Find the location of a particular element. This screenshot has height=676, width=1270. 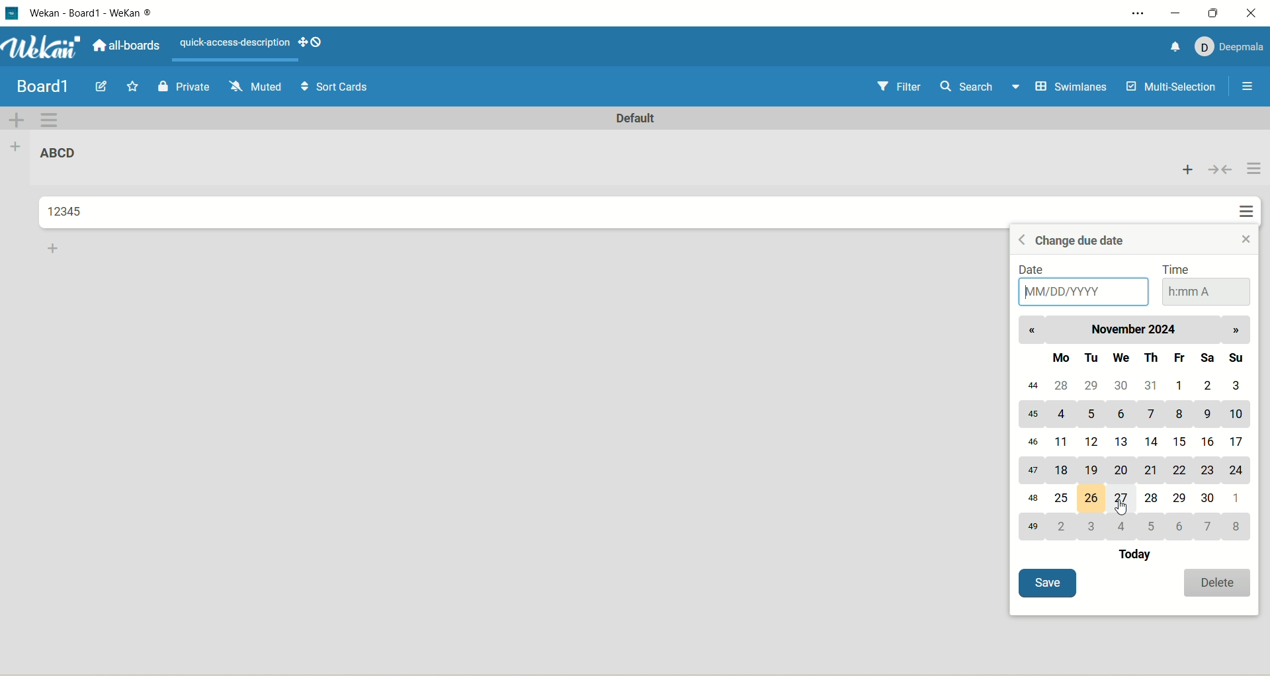

sort cards is located at coordinates (338, 87).